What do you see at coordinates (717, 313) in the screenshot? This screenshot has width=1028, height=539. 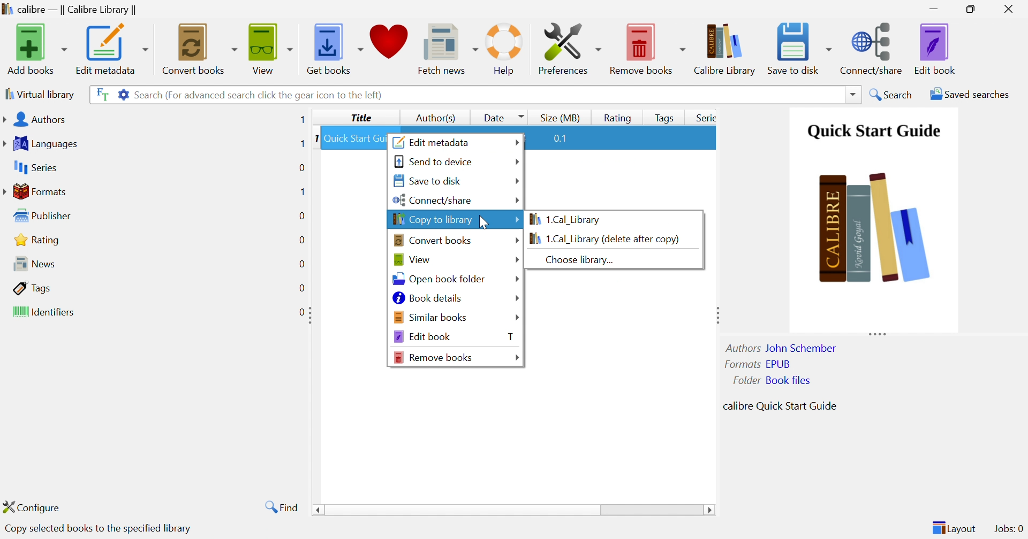 I see `Expand` at bounding box center [717, 313].